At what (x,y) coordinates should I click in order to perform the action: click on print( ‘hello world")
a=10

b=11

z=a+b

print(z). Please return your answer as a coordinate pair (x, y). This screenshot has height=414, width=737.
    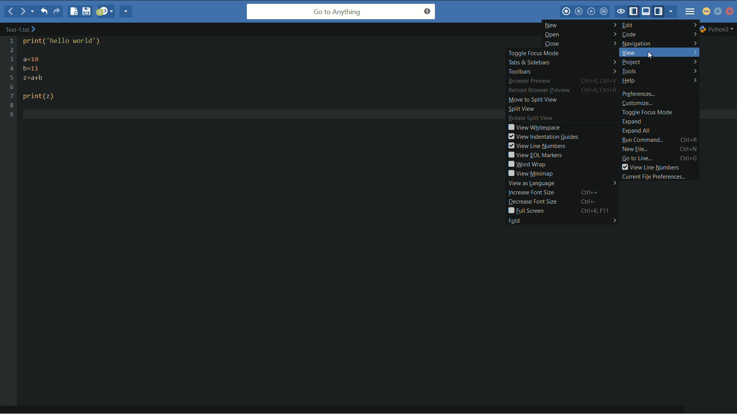
    Looking at the image, I should click on (75, 70).